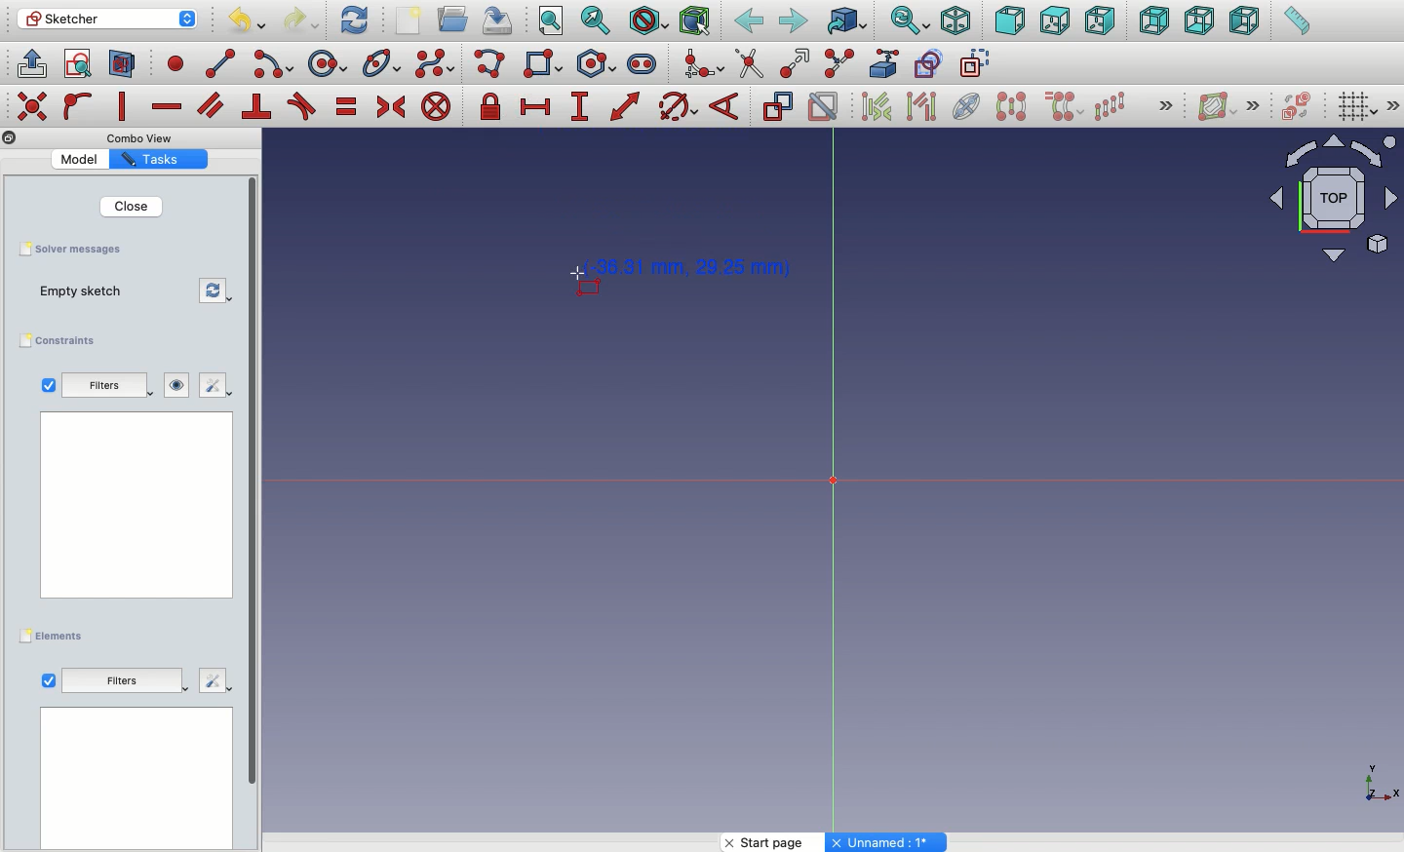 The width and height of the screenshot is (1404, 852). I want to click on Click, so click(571, 287).